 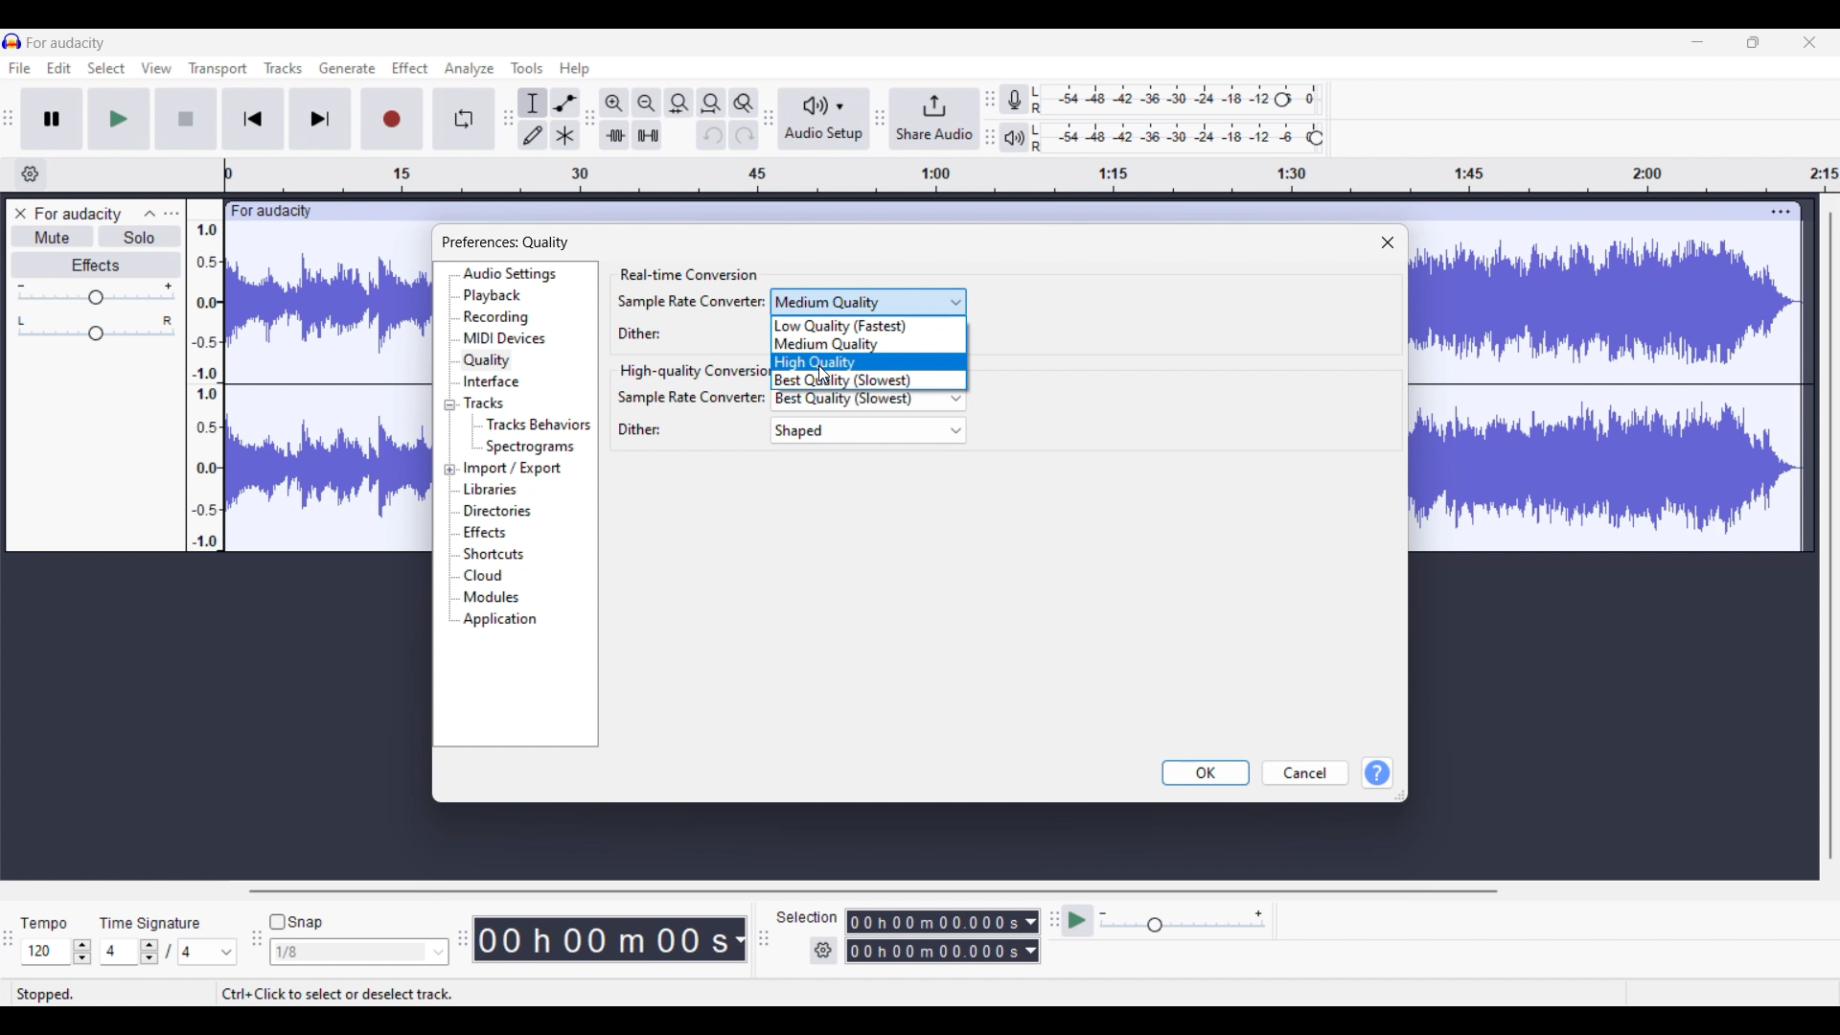 I want to click on Trim audio outside selection, so click(x=614, y=135).